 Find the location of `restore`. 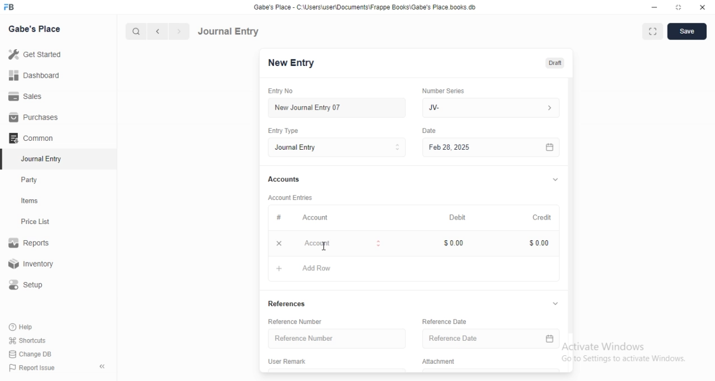

restore is located at coordinates (678, 7).